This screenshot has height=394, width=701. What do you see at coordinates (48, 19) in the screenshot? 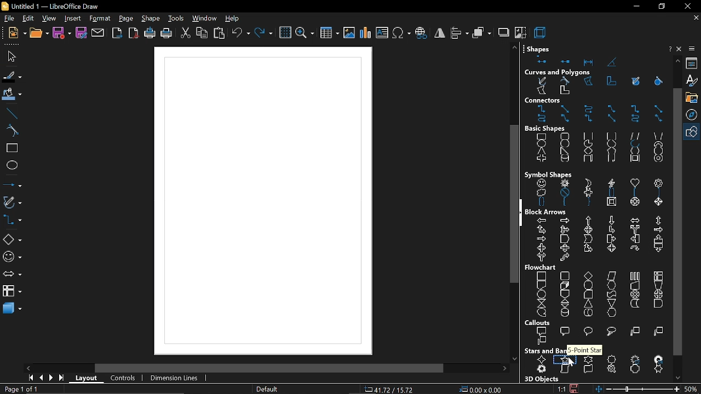
I see `view` at bounding box center [48, 19].